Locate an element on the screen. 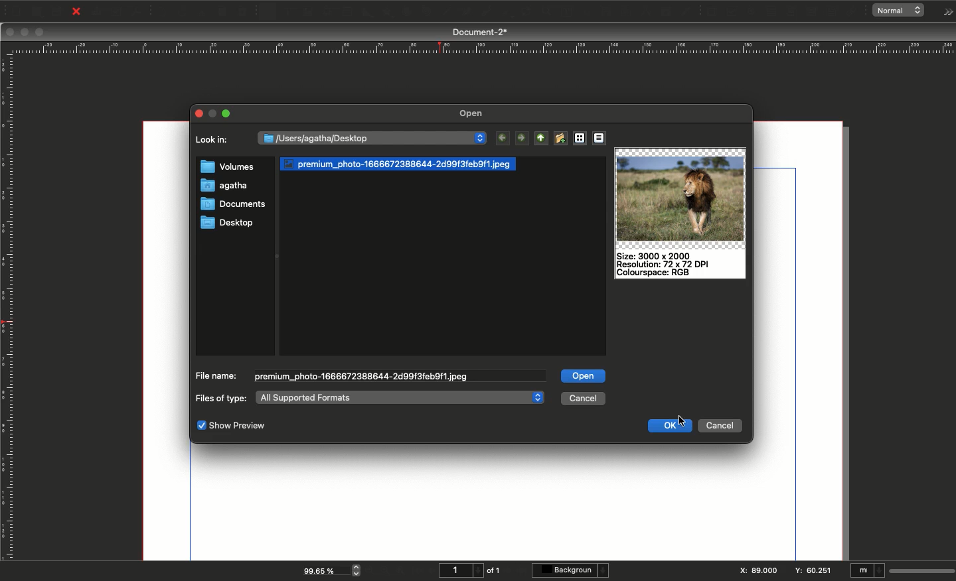  Cancel is located at coordinates (718, 427).